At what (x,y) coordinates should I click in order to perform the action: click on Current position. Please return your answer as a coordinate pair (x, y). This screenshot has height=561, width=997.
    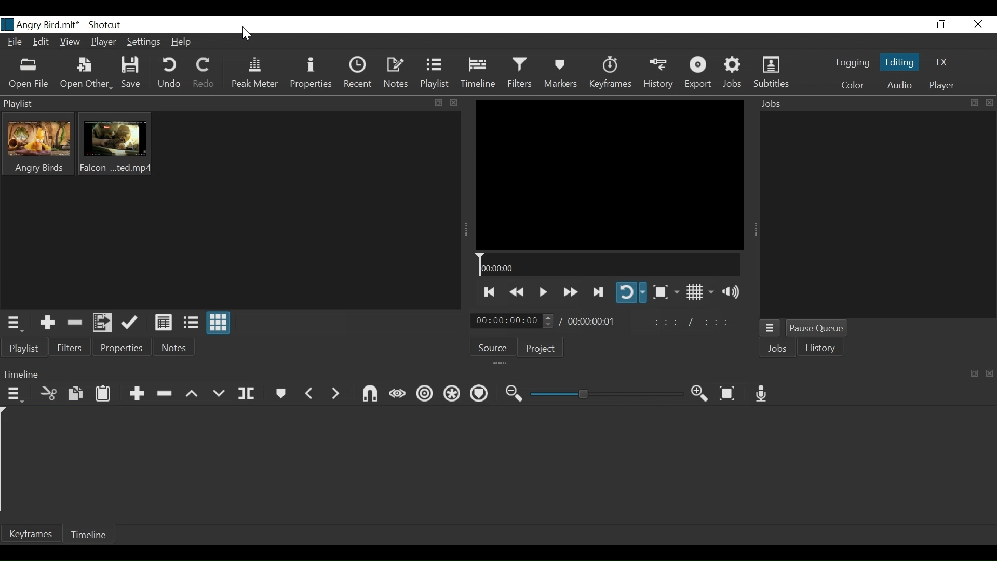
    Looking at the image, I should click on (513, 320).